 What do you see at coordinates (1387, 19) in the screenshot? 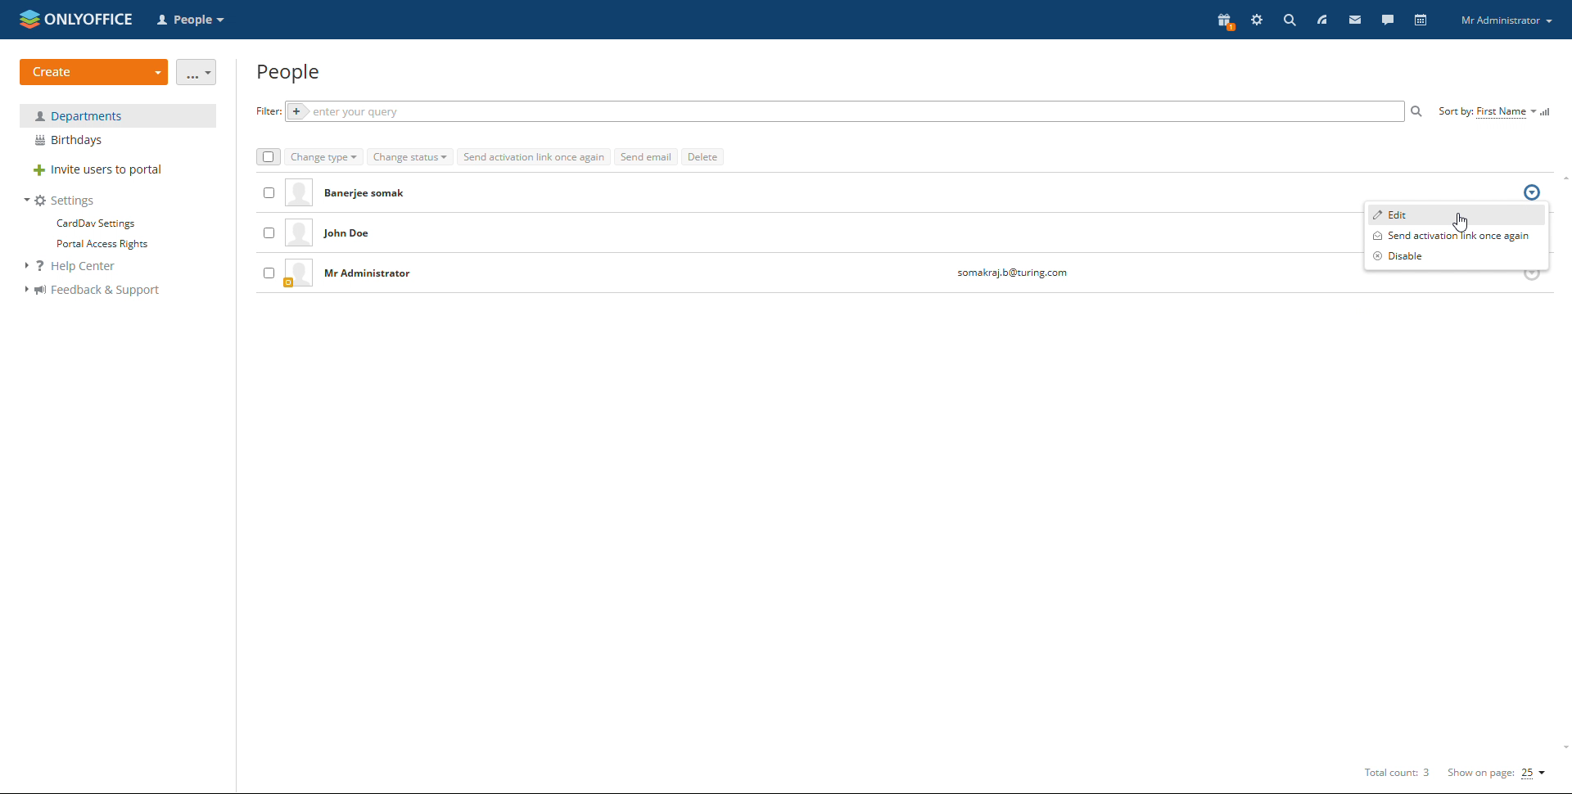
I see `talk` at bounding box center [1387, 19].